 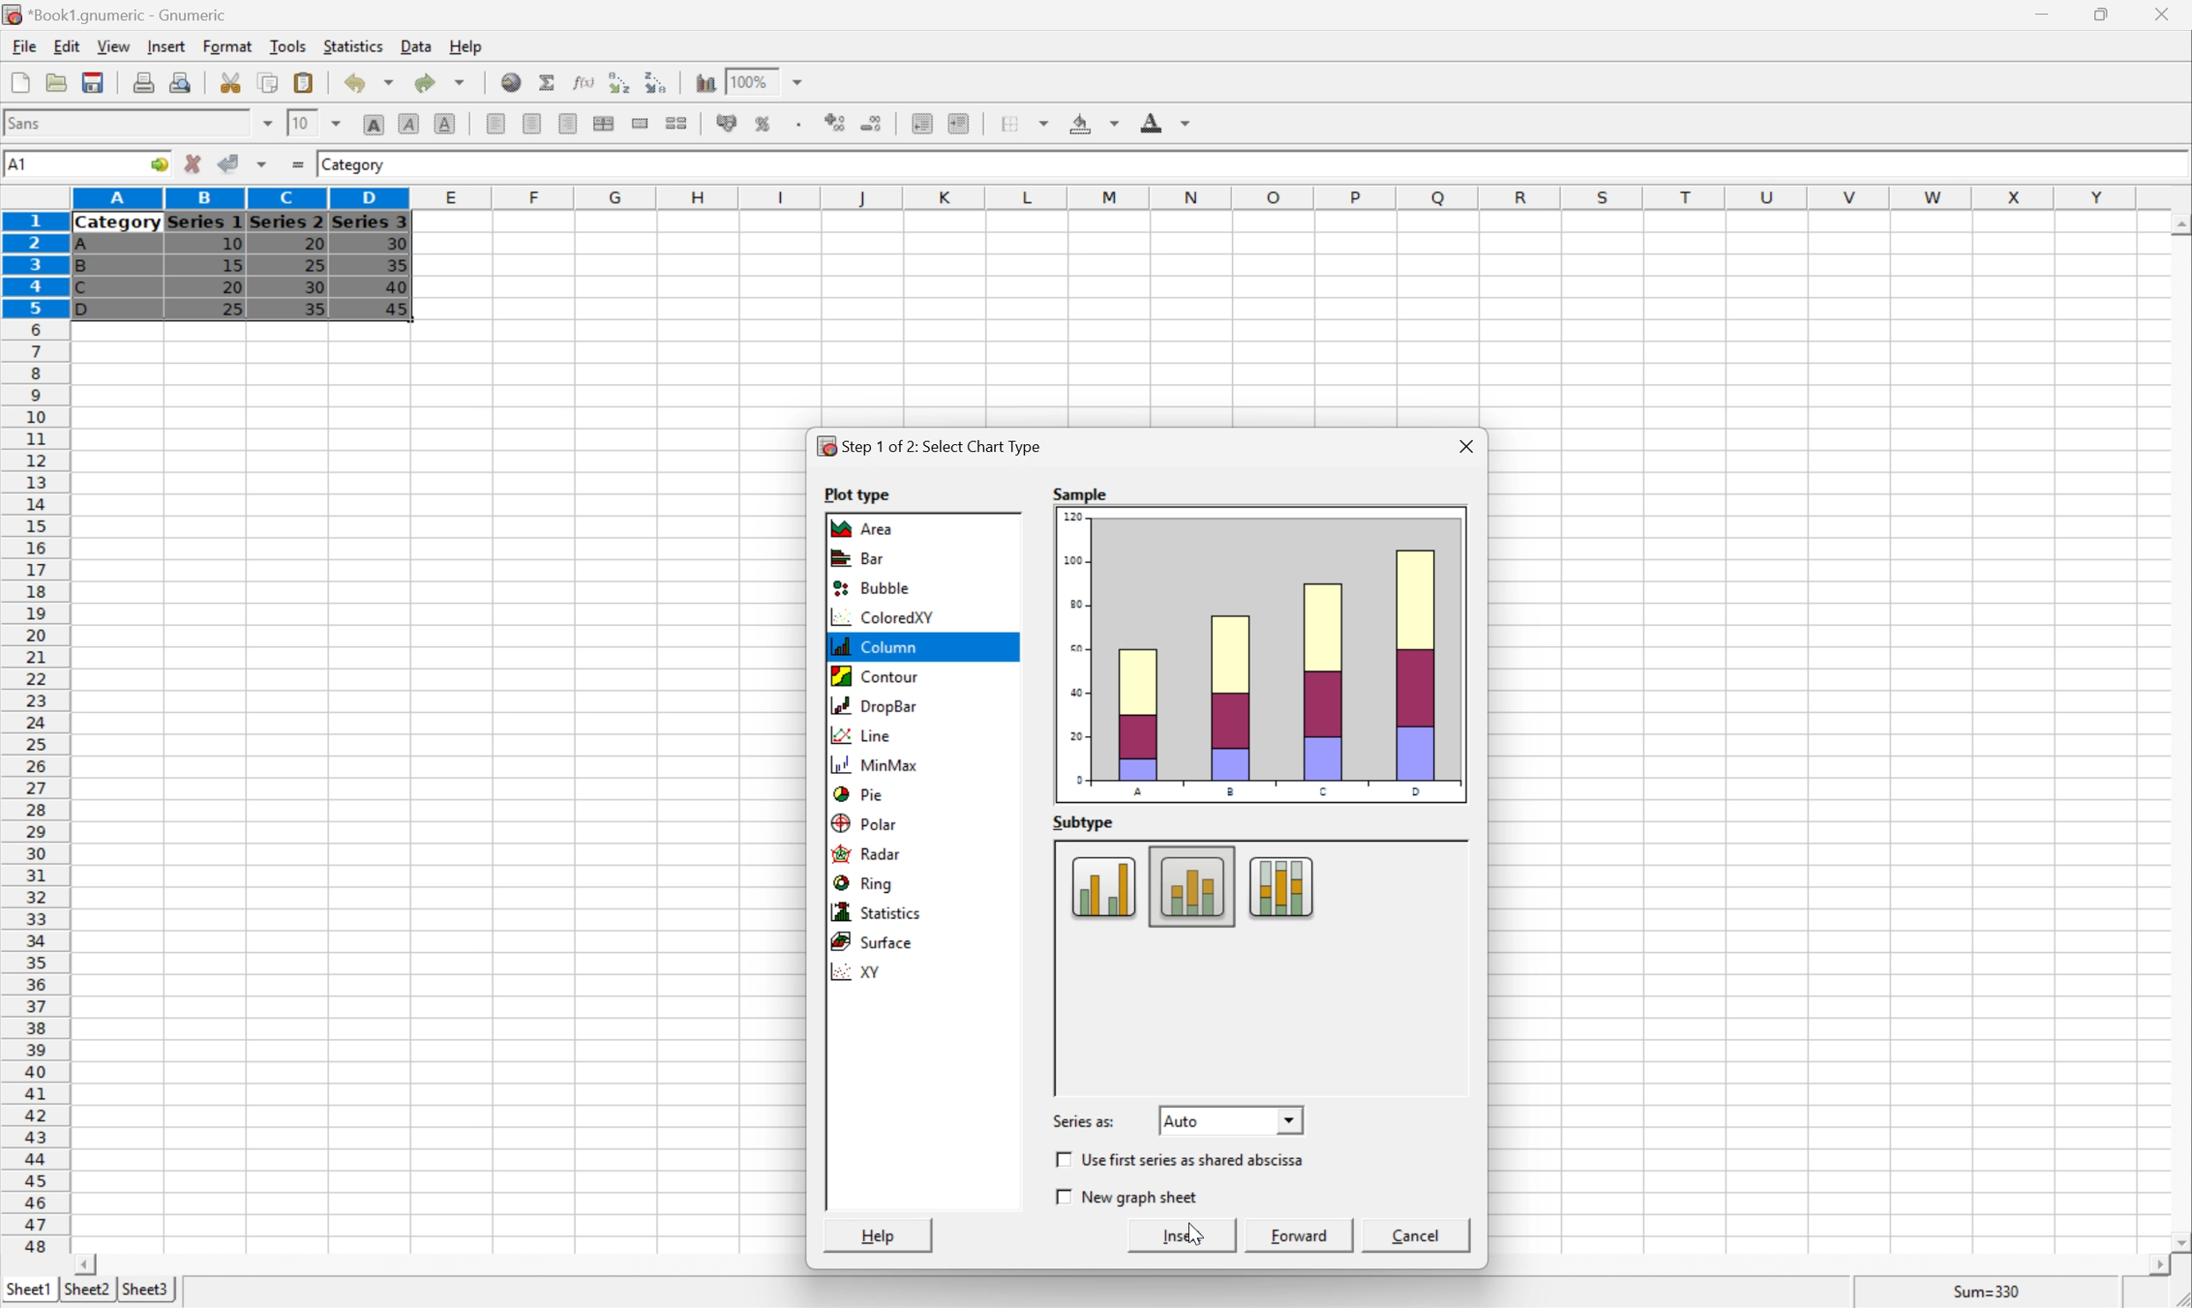 I want to click on Polar, so click(x=867, y=824).